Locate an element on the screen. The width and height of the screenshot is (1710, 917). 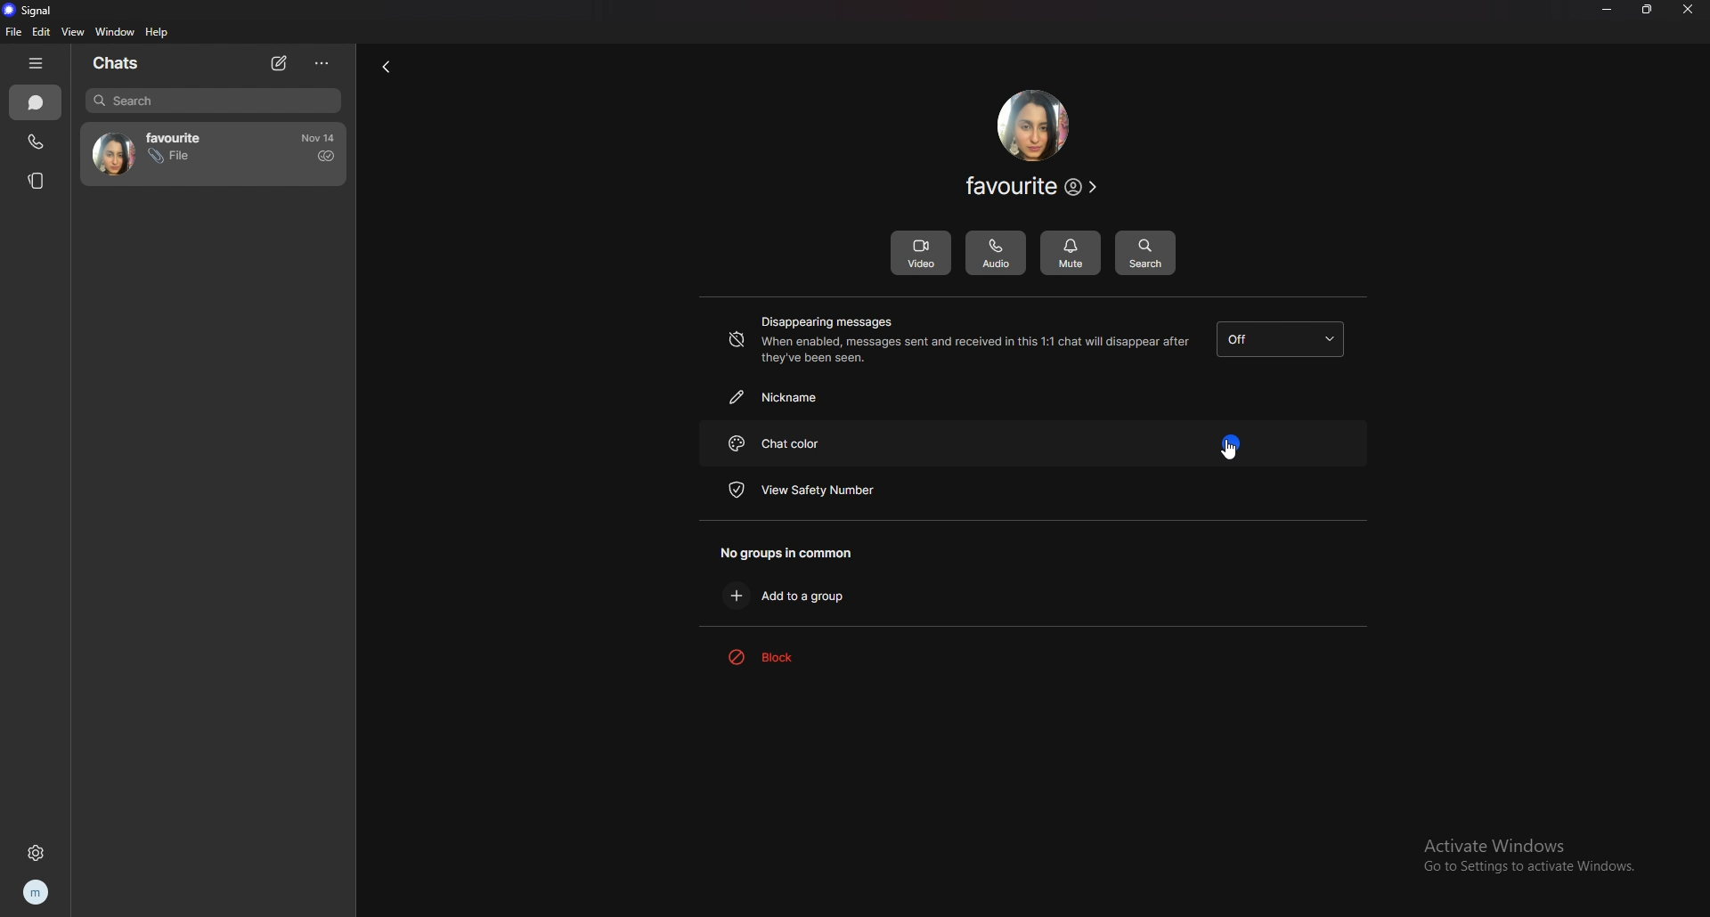
contact photo is located at coordinates (1035, 126).